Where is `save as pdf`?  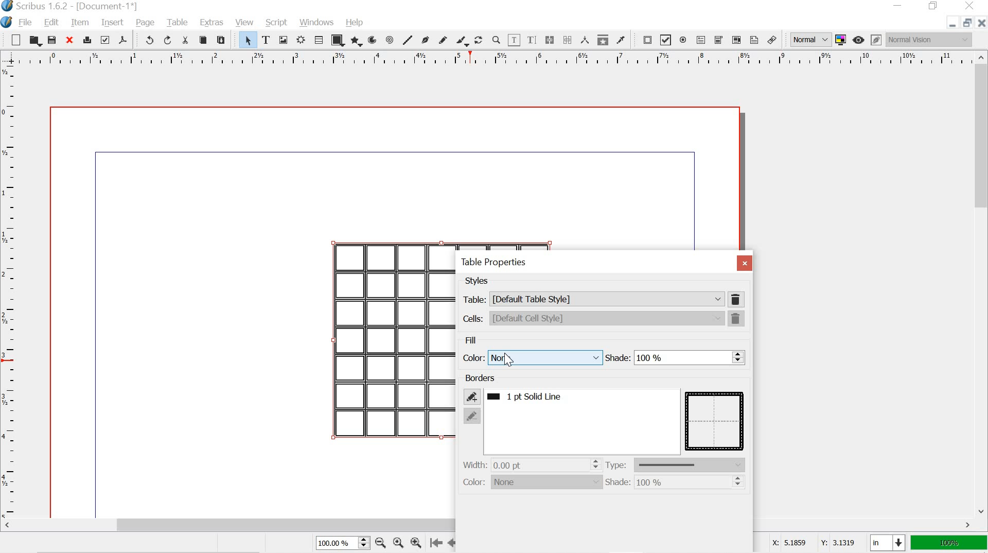
save as pdf is located at coordinates (123, 40).